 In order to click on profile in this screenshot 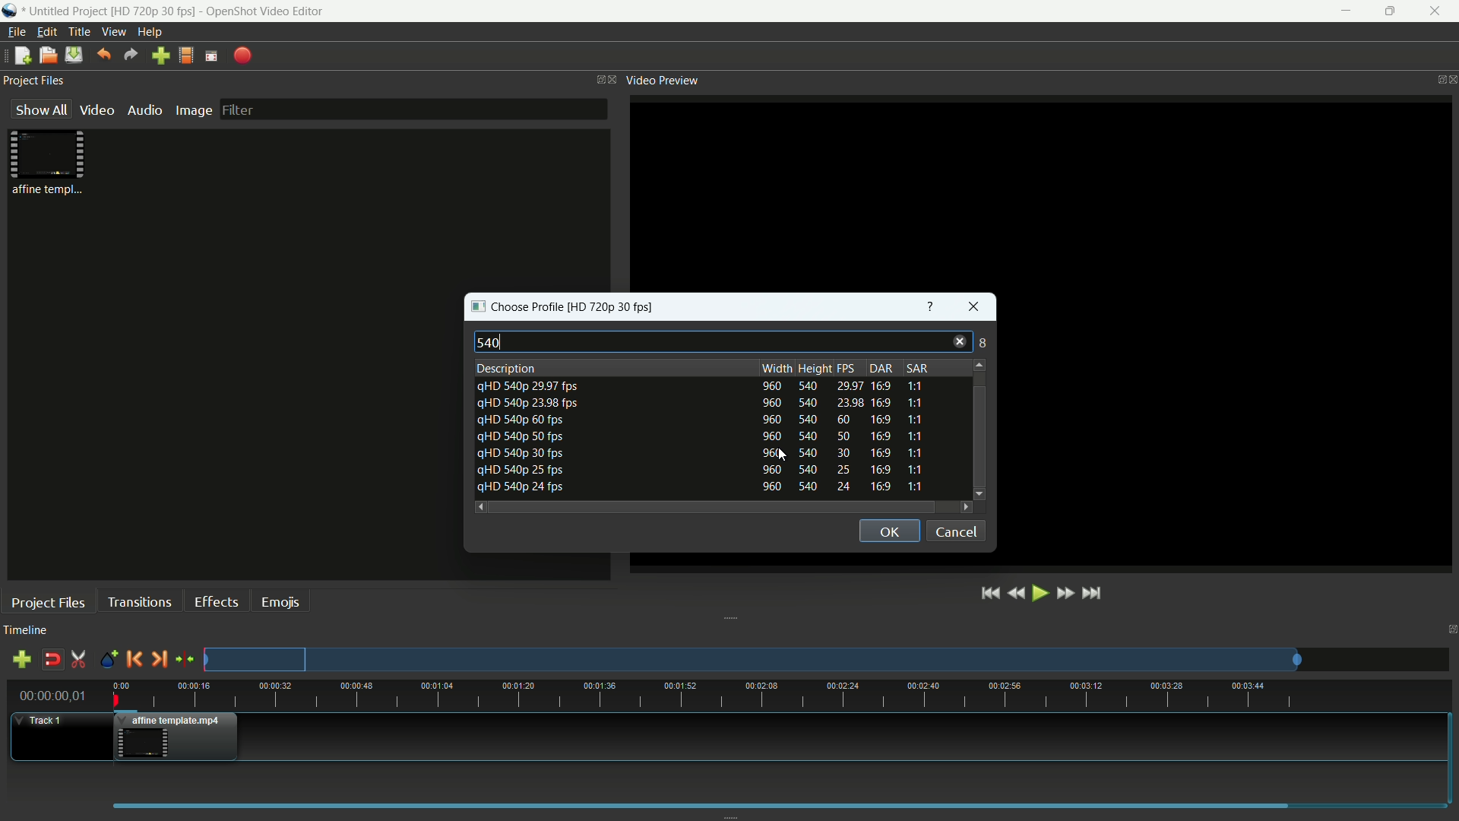, I will do `click(187, 57)`.